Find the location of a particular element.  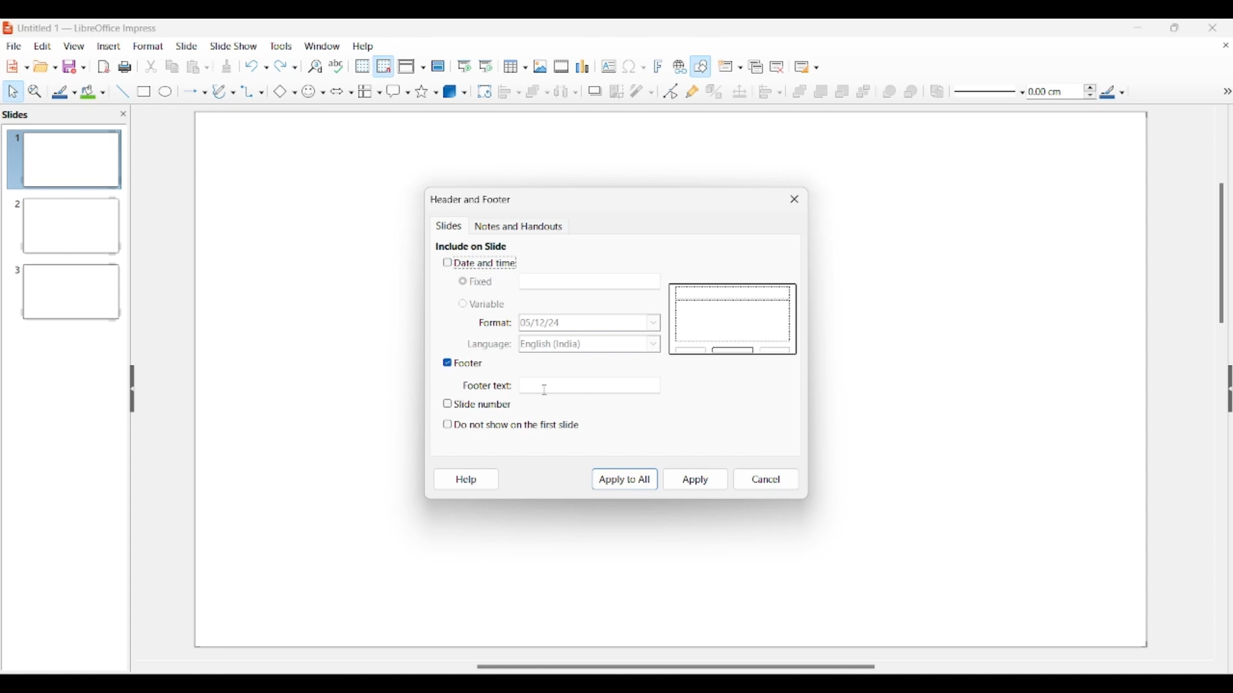

Hide left panel is located at coordinates (132, 389).